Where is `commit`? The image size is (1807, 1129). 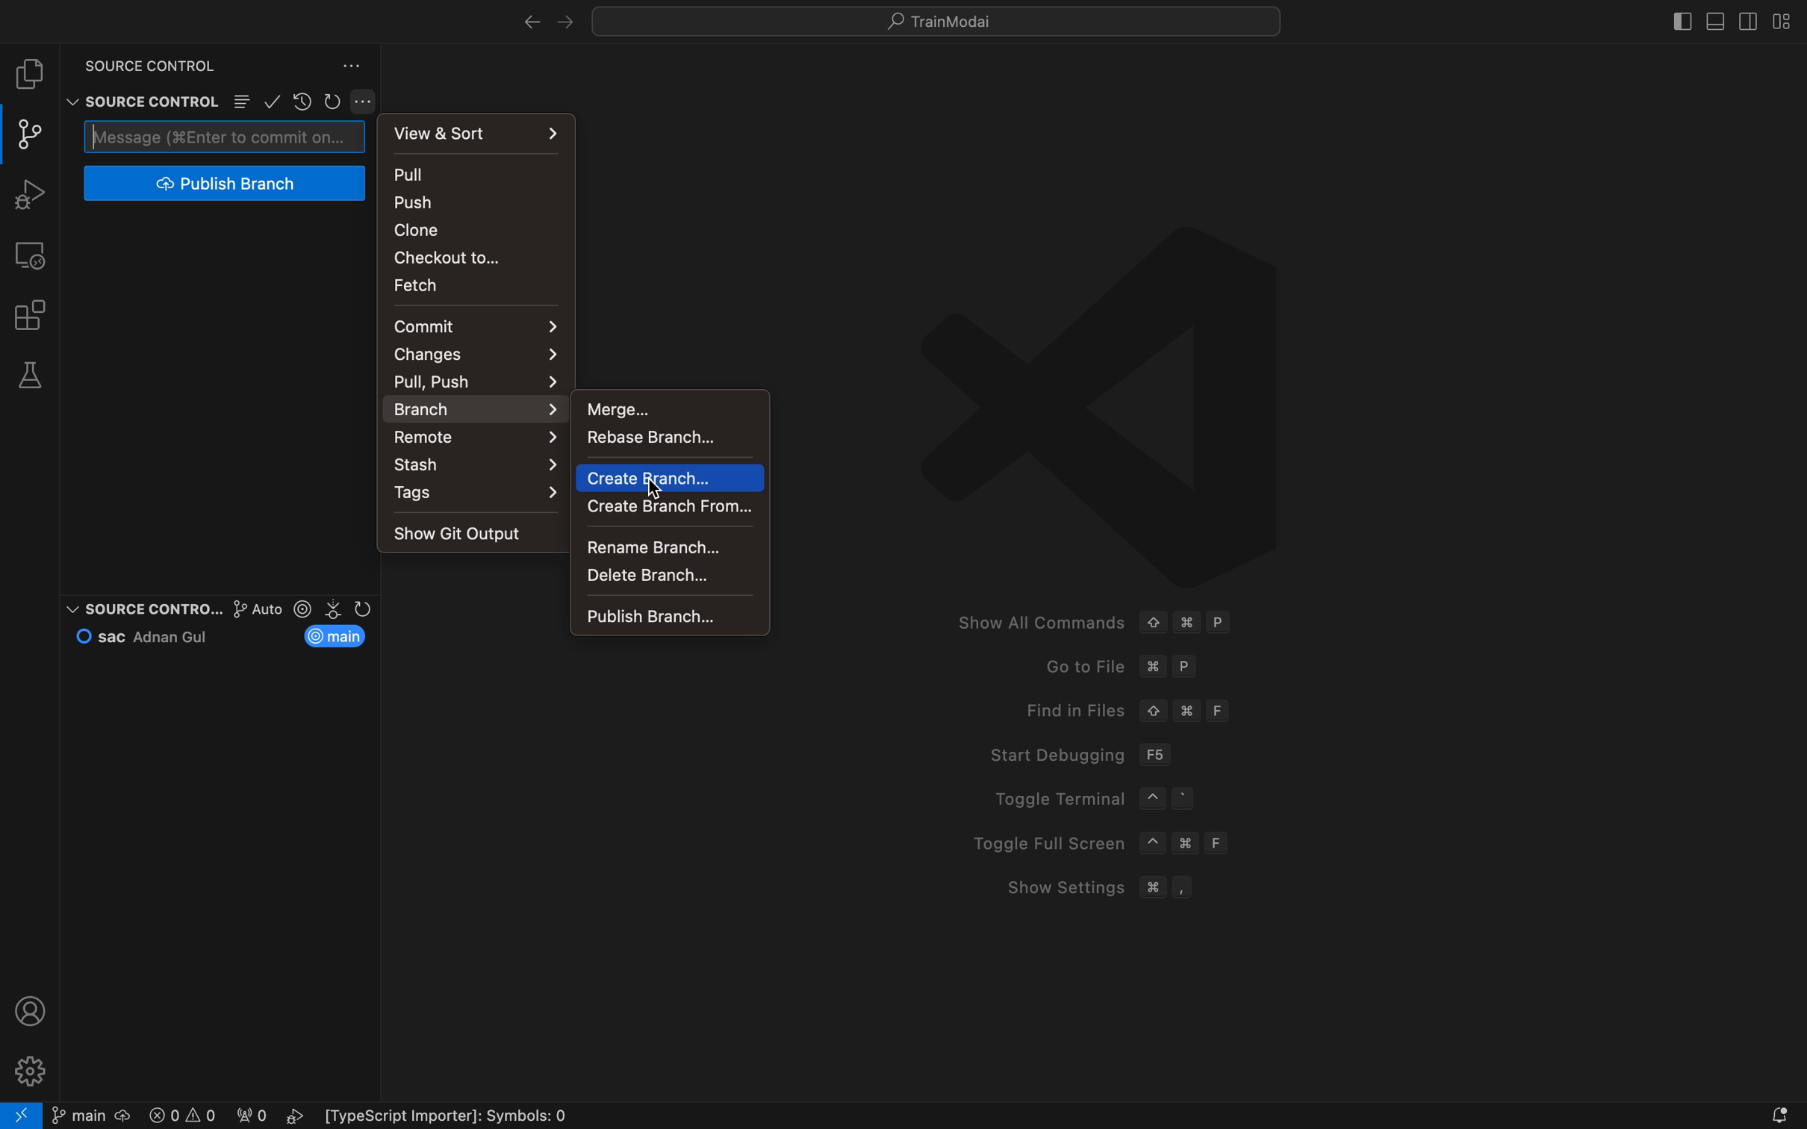 commit is located at coordinates (473, 325).